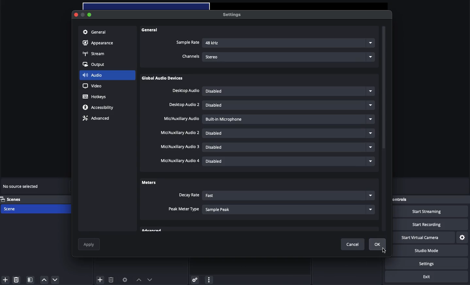  I want to click on Studio mode, so click(431, 251).